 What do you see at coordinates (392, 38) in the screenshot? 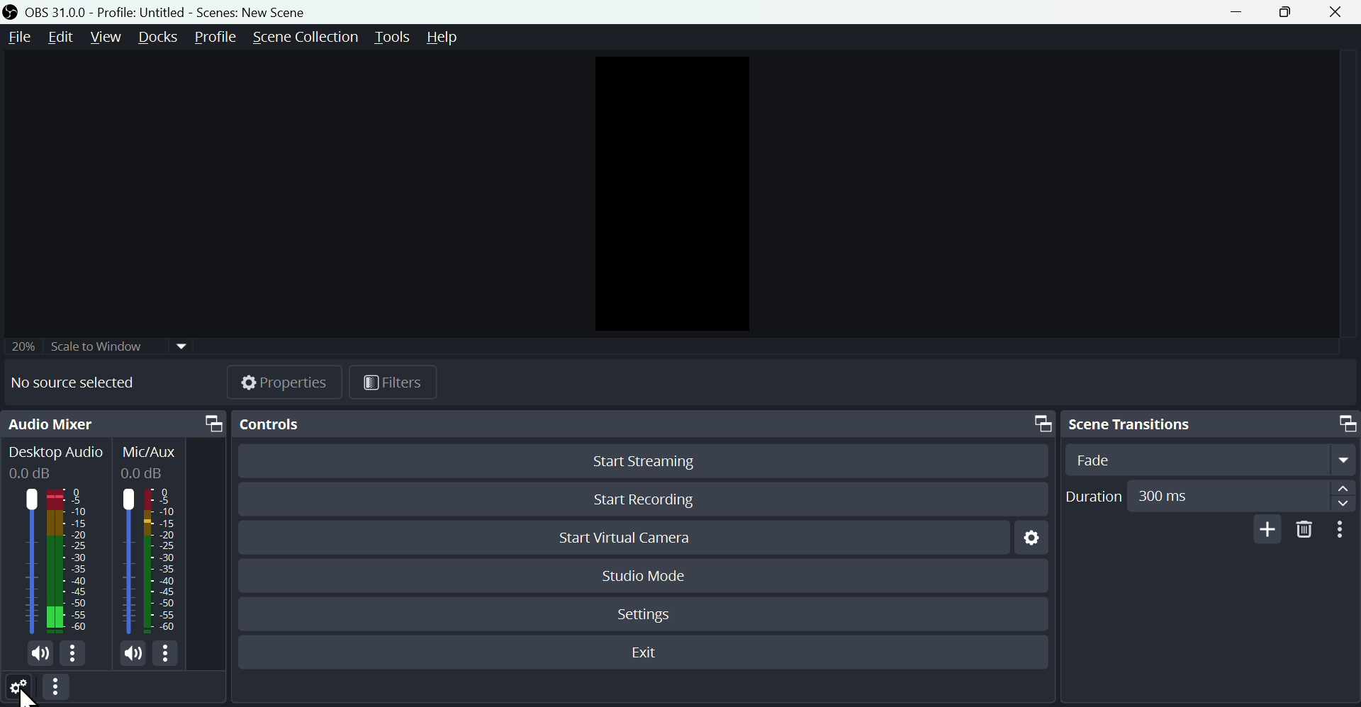
I see `Tools` at bounding box center [392, 38].